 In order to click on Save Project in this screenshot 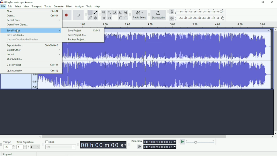, I will do `click(31, 30)`.